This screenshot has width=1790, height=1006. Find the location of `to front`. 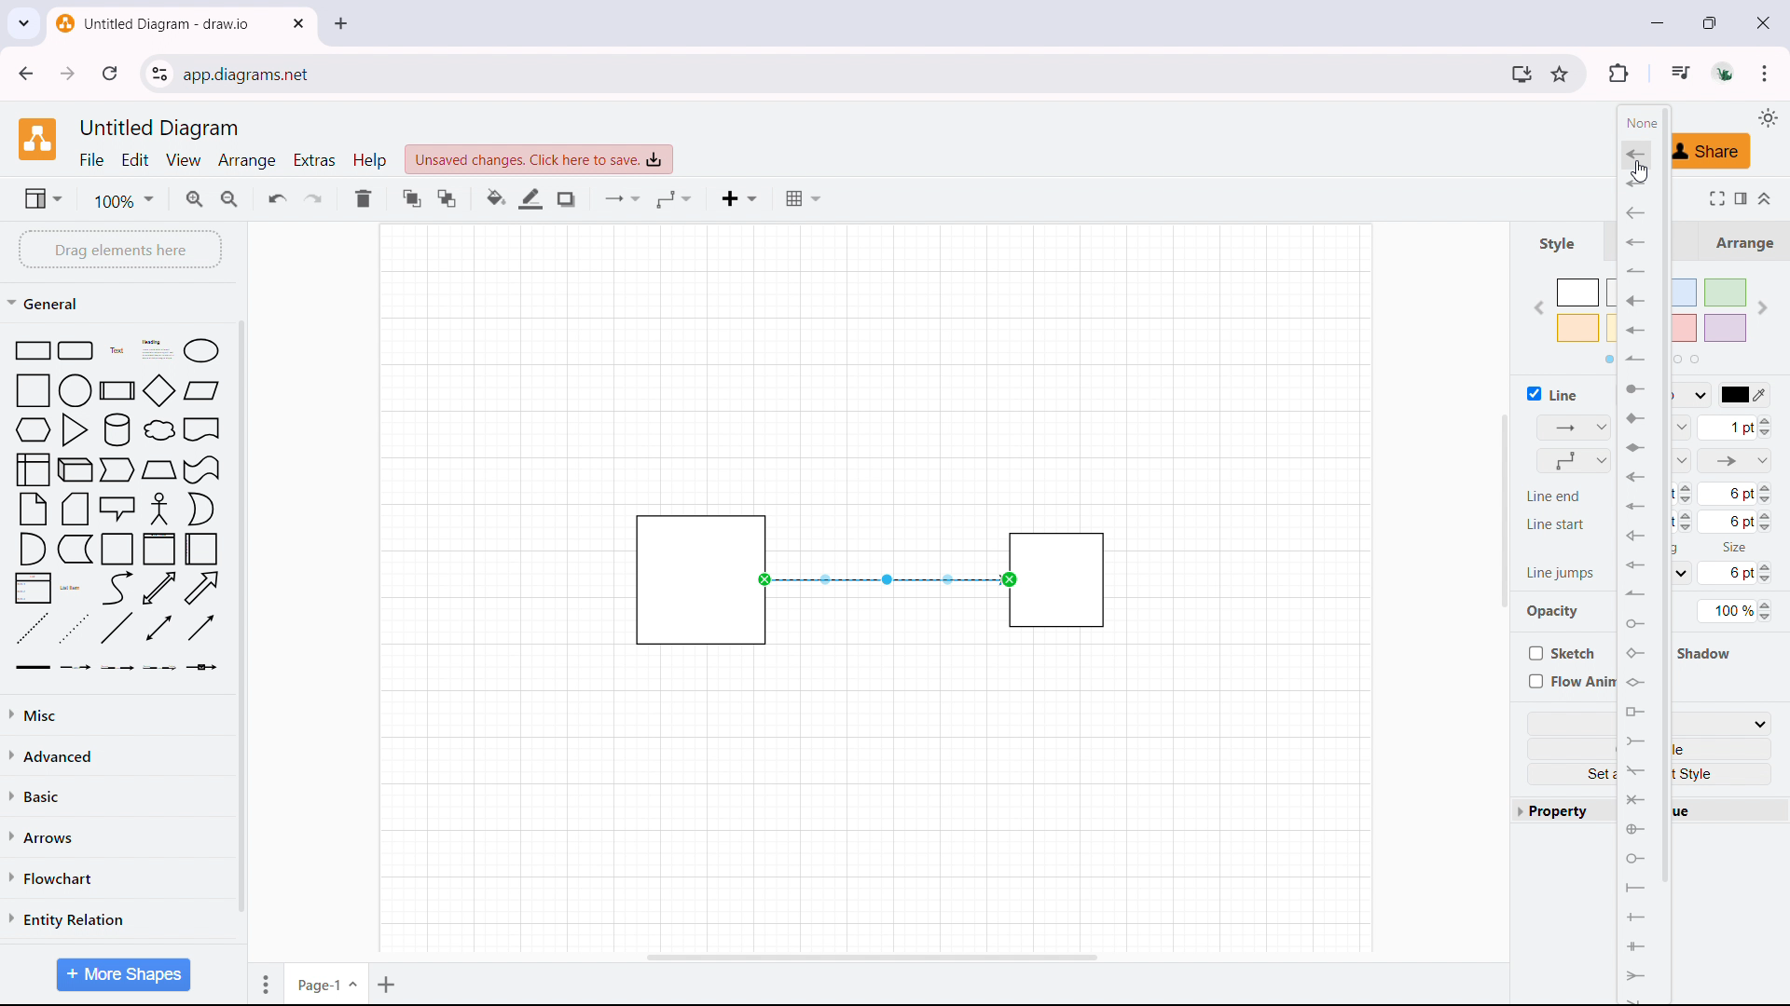

to front is located at coordinates (411, 197).